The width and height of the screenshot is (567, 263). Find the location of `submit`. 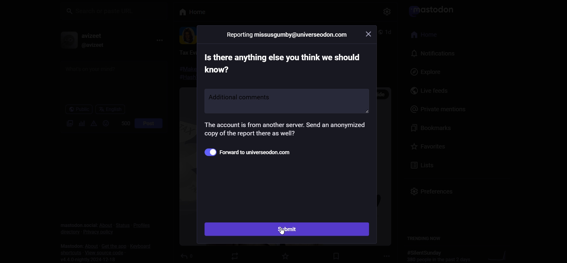

submit is located at coordinates (288, 230).